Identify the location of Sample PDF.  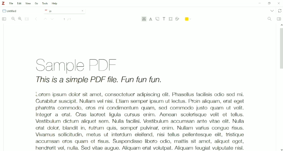
(82, 64).